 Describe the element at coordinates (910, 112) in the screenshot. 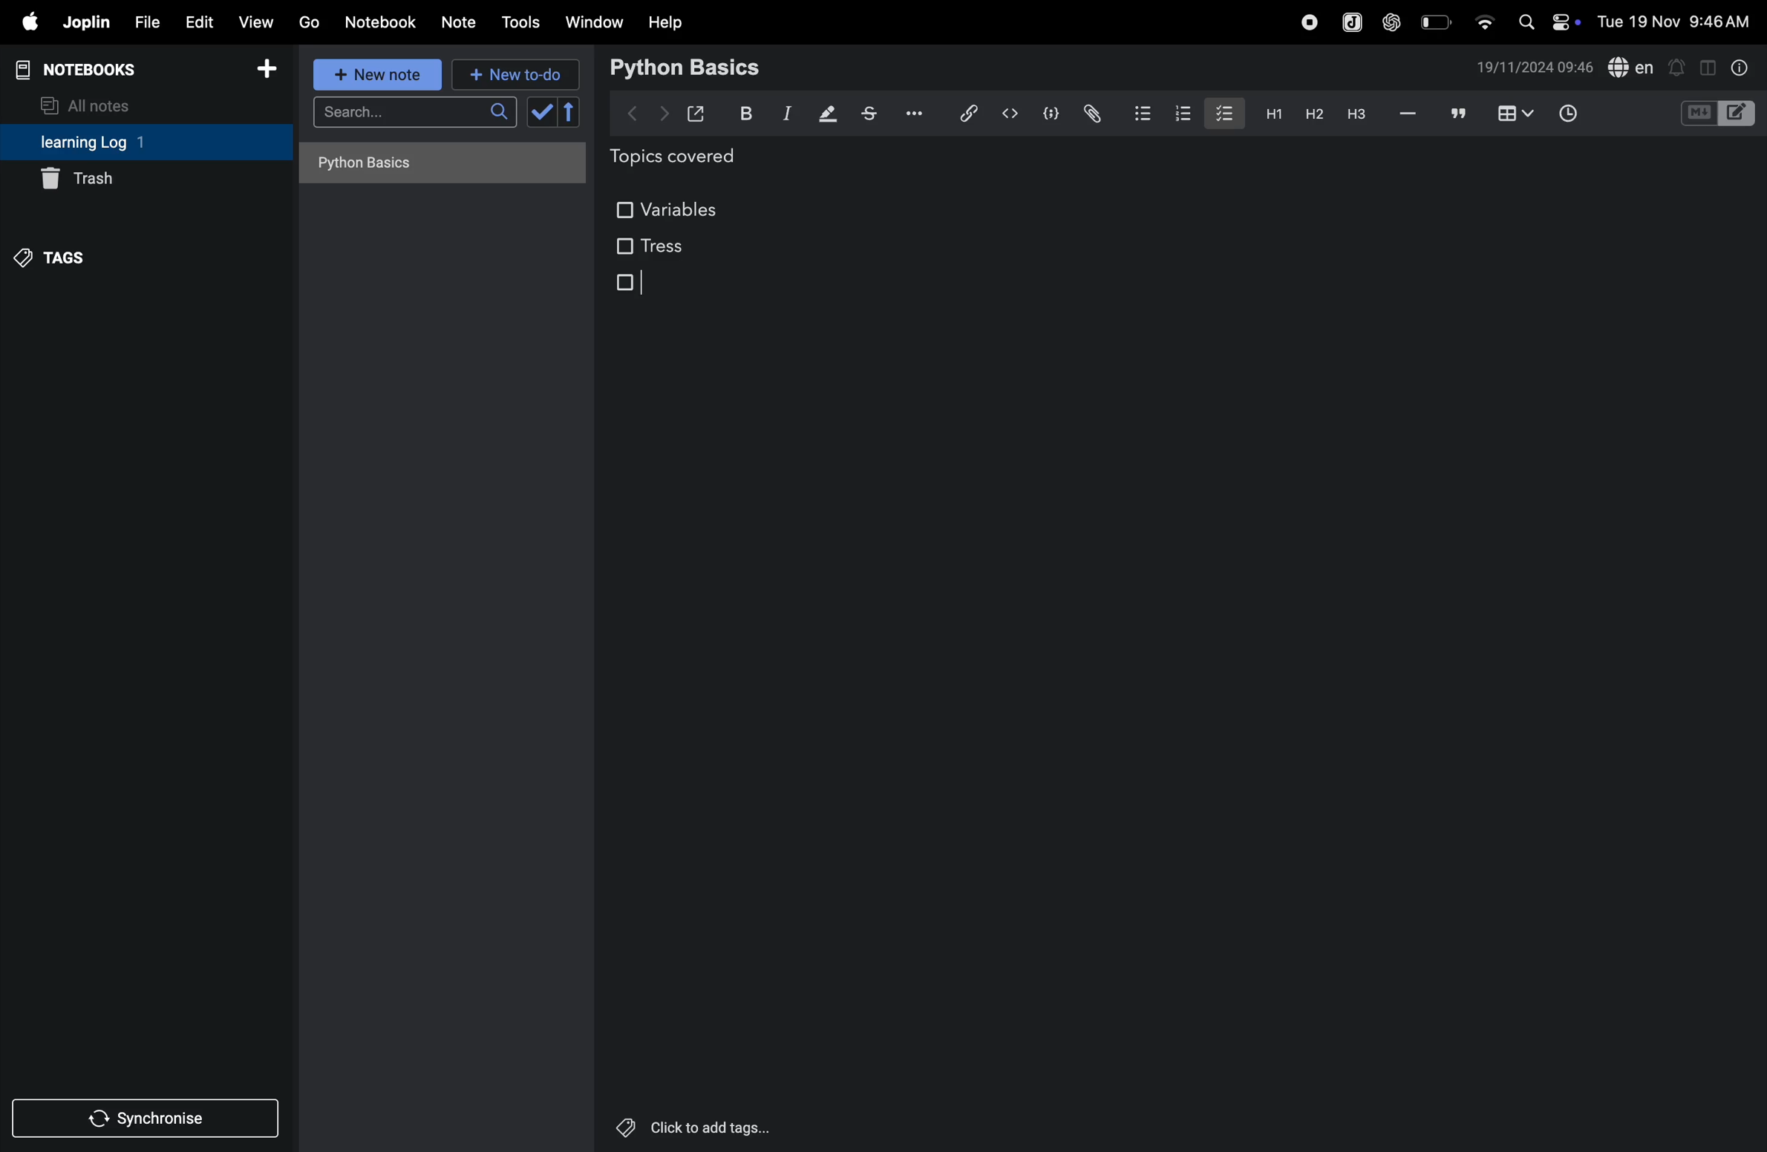

I see `options` at that location.